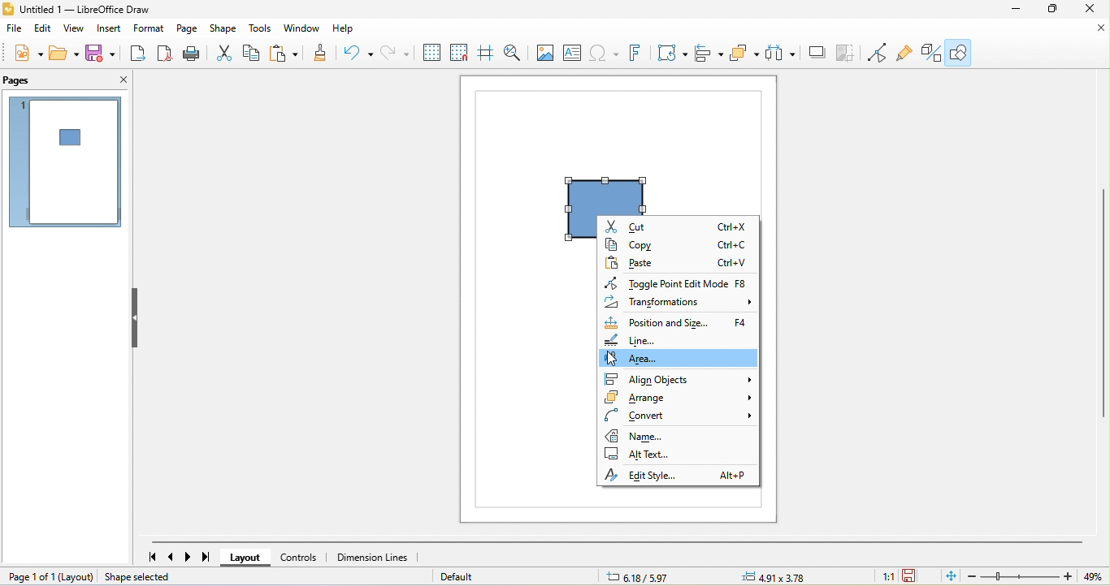 This screenshot has height=586, width=1110. Describe the element at coordinates (191, 557) in the screenshot. I see `next page` at that location.